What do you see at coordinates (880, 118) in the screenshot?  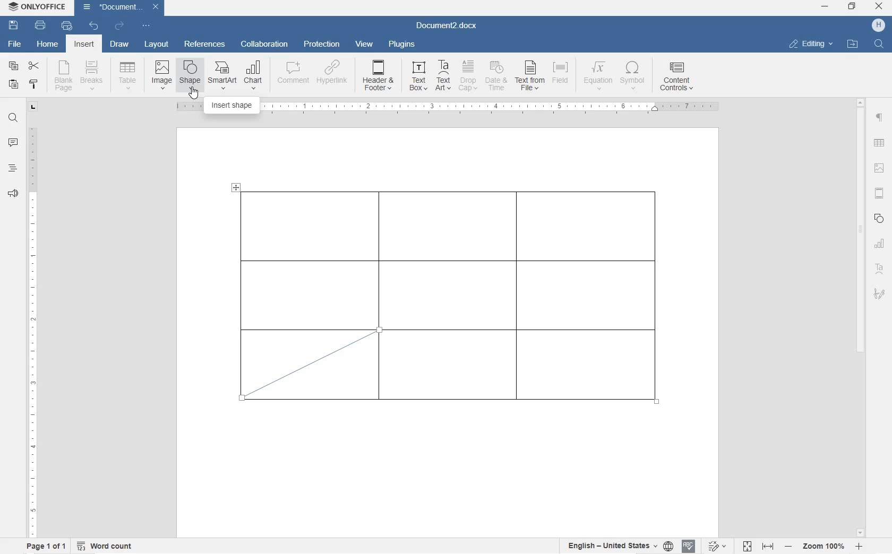 I see `paragraph settings` at bounding box center [880, 118].